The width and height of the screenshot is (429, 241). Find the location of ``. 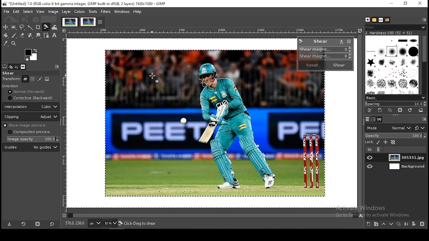

 is located at coordinates (22, 35).